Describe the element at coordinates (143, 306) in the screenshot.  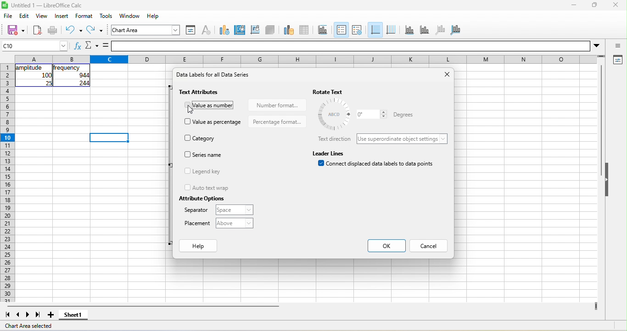
I see `horizontal scroll bar` at that location.